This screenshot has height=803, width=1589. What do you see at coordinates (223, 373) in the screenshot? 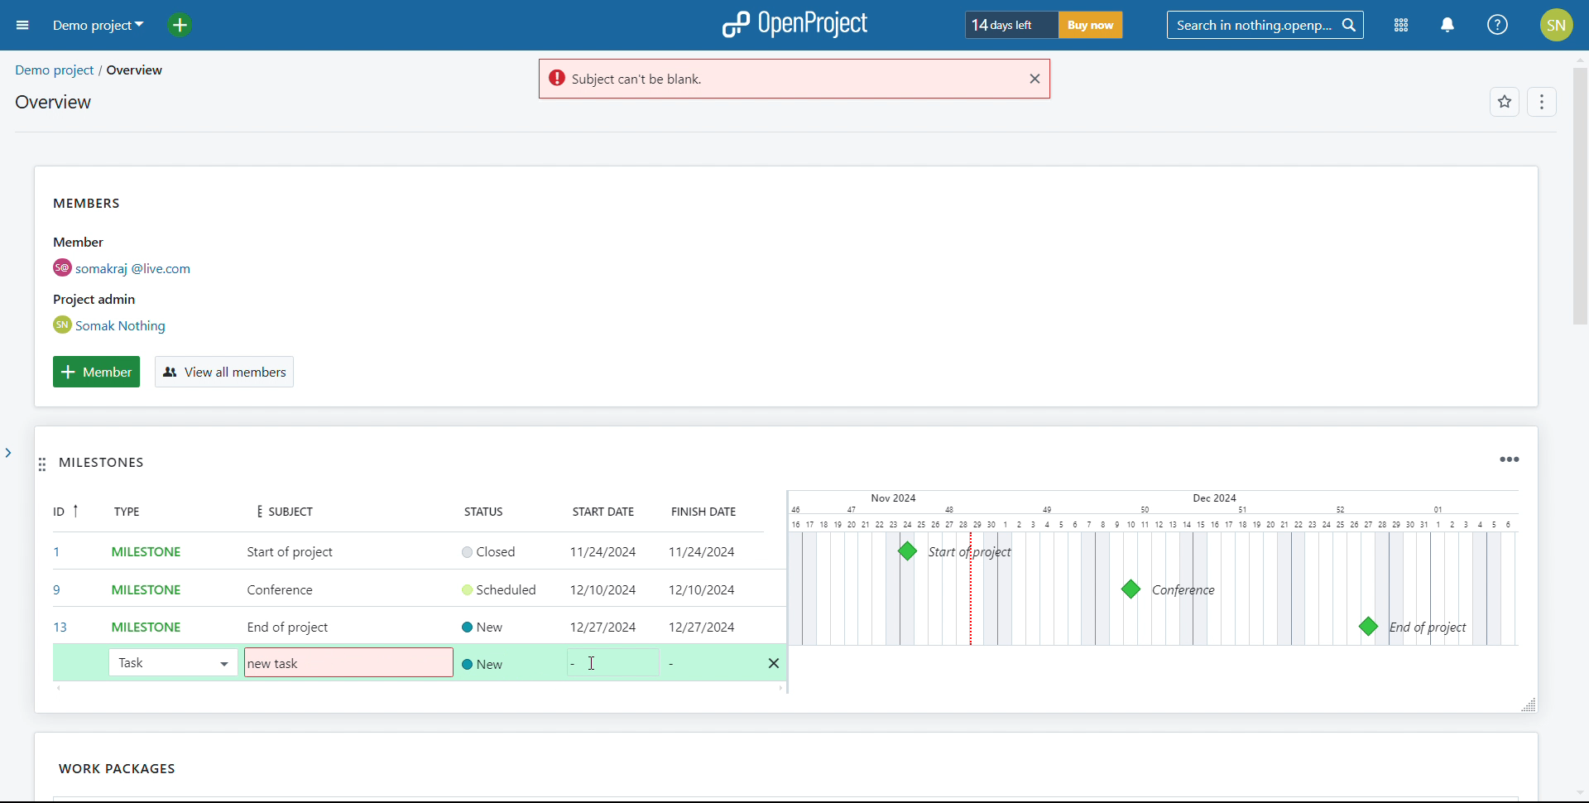
I see `view all members` at bounding box center [223, 373].